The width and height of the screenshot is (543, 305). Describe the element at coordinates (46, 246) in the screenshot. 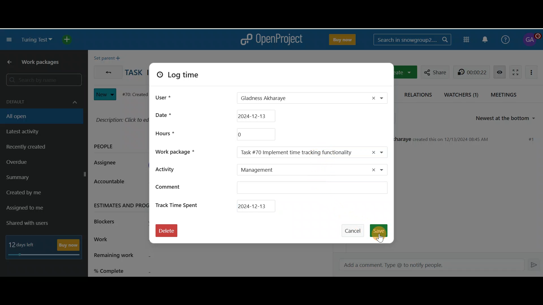

I see `12 days left - Buy Now` at that location.